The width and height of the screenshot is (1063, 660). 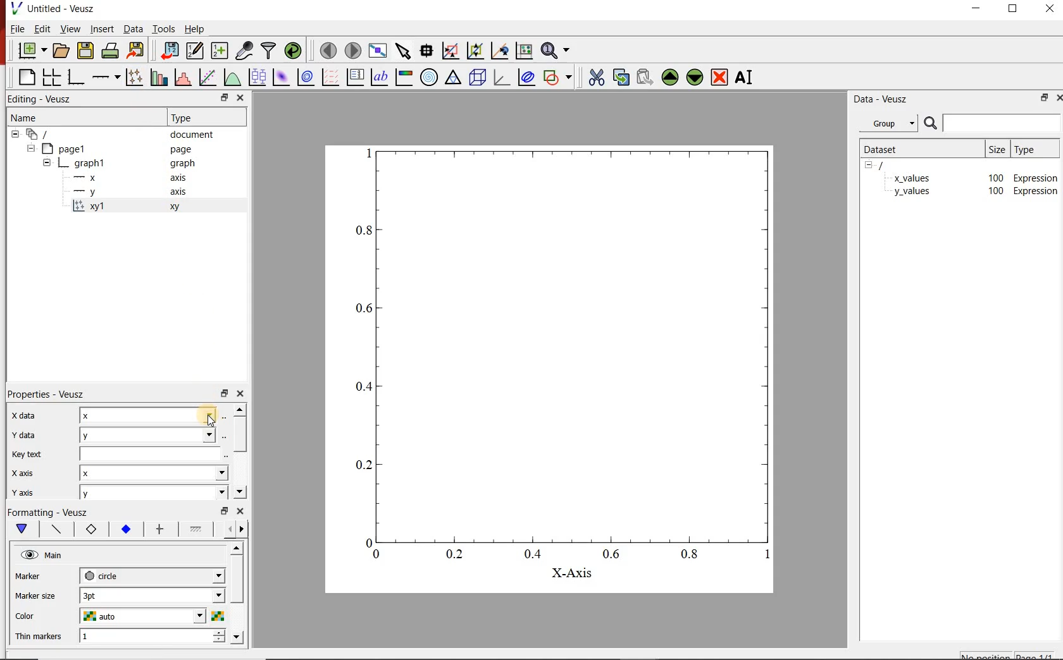 I want to click on click to recenter graph axes, so click(x=499, y=51).